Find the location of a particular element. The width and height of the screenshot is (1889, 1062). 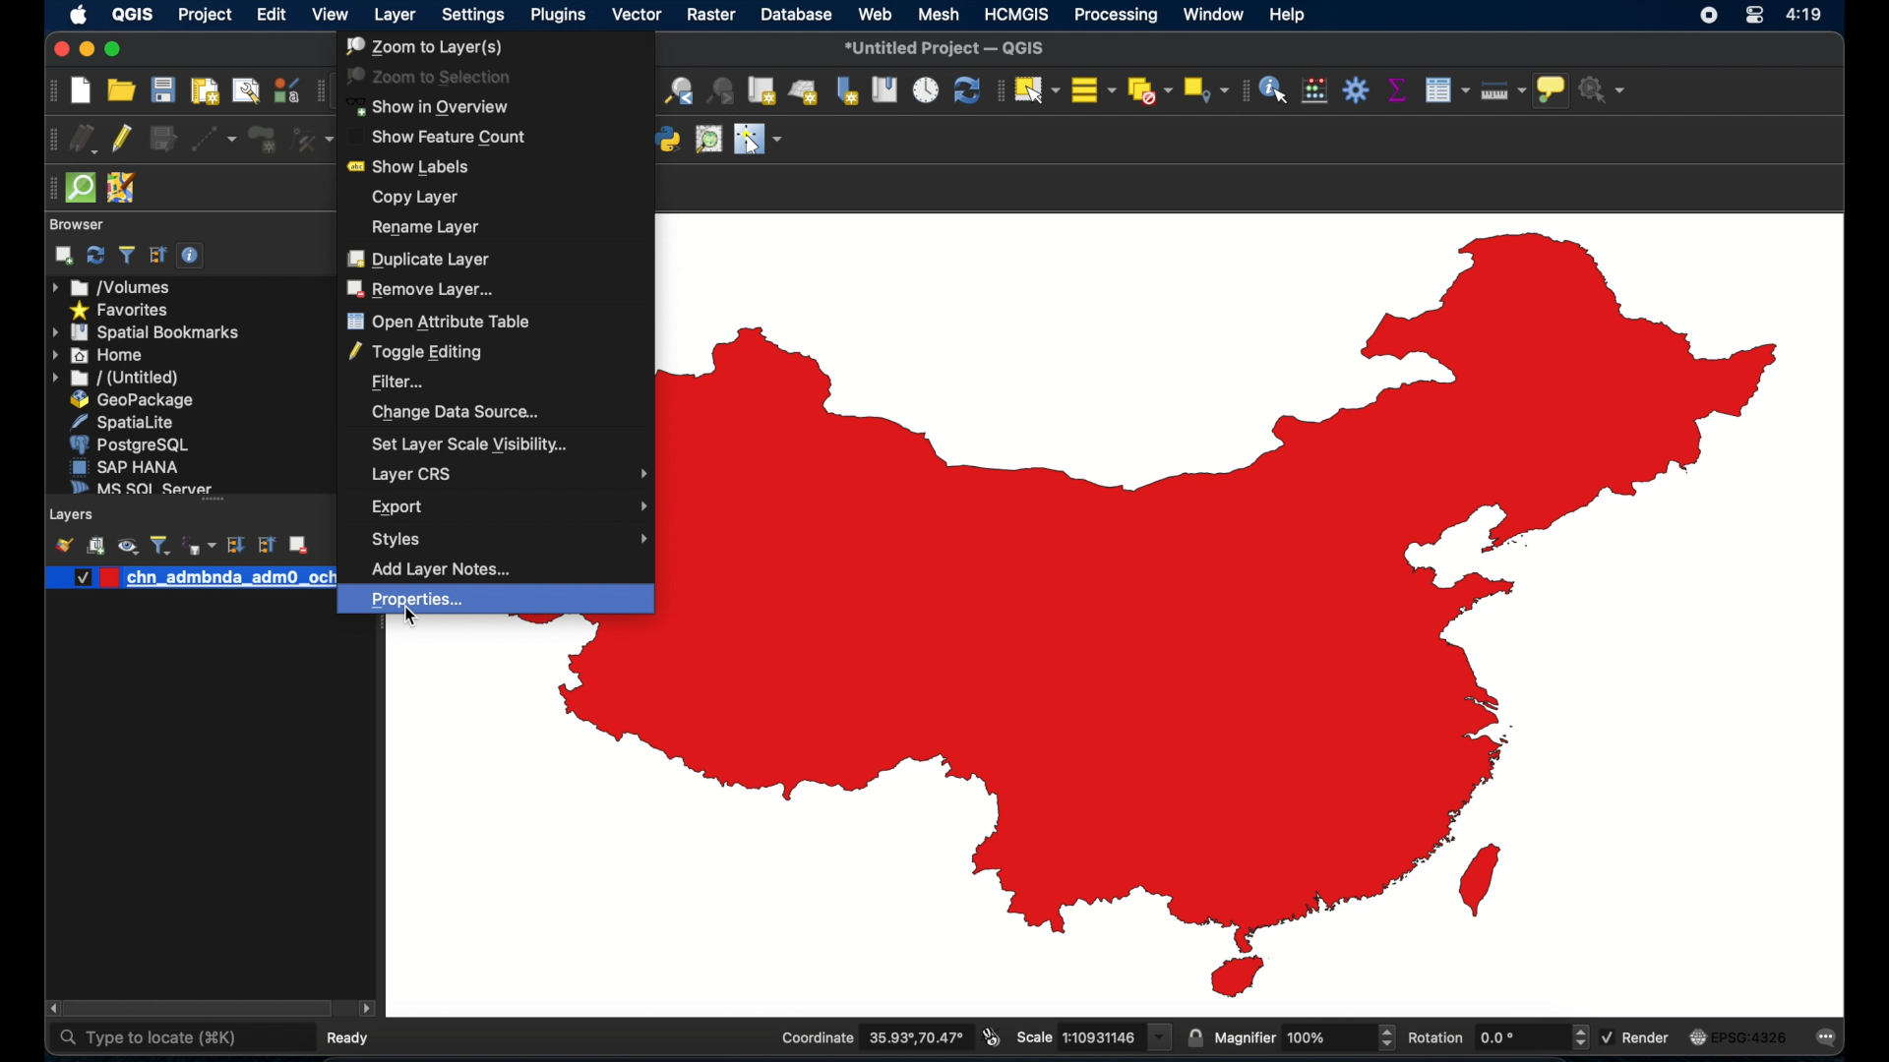

Coordinate 35.93°,70.47° is located at coordinates (873, 1037).